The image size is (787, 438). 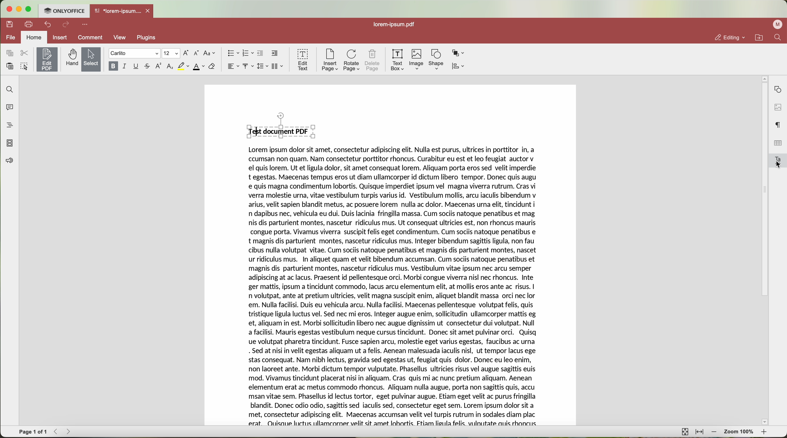 I want to click on close, so click(x=149, y=10).